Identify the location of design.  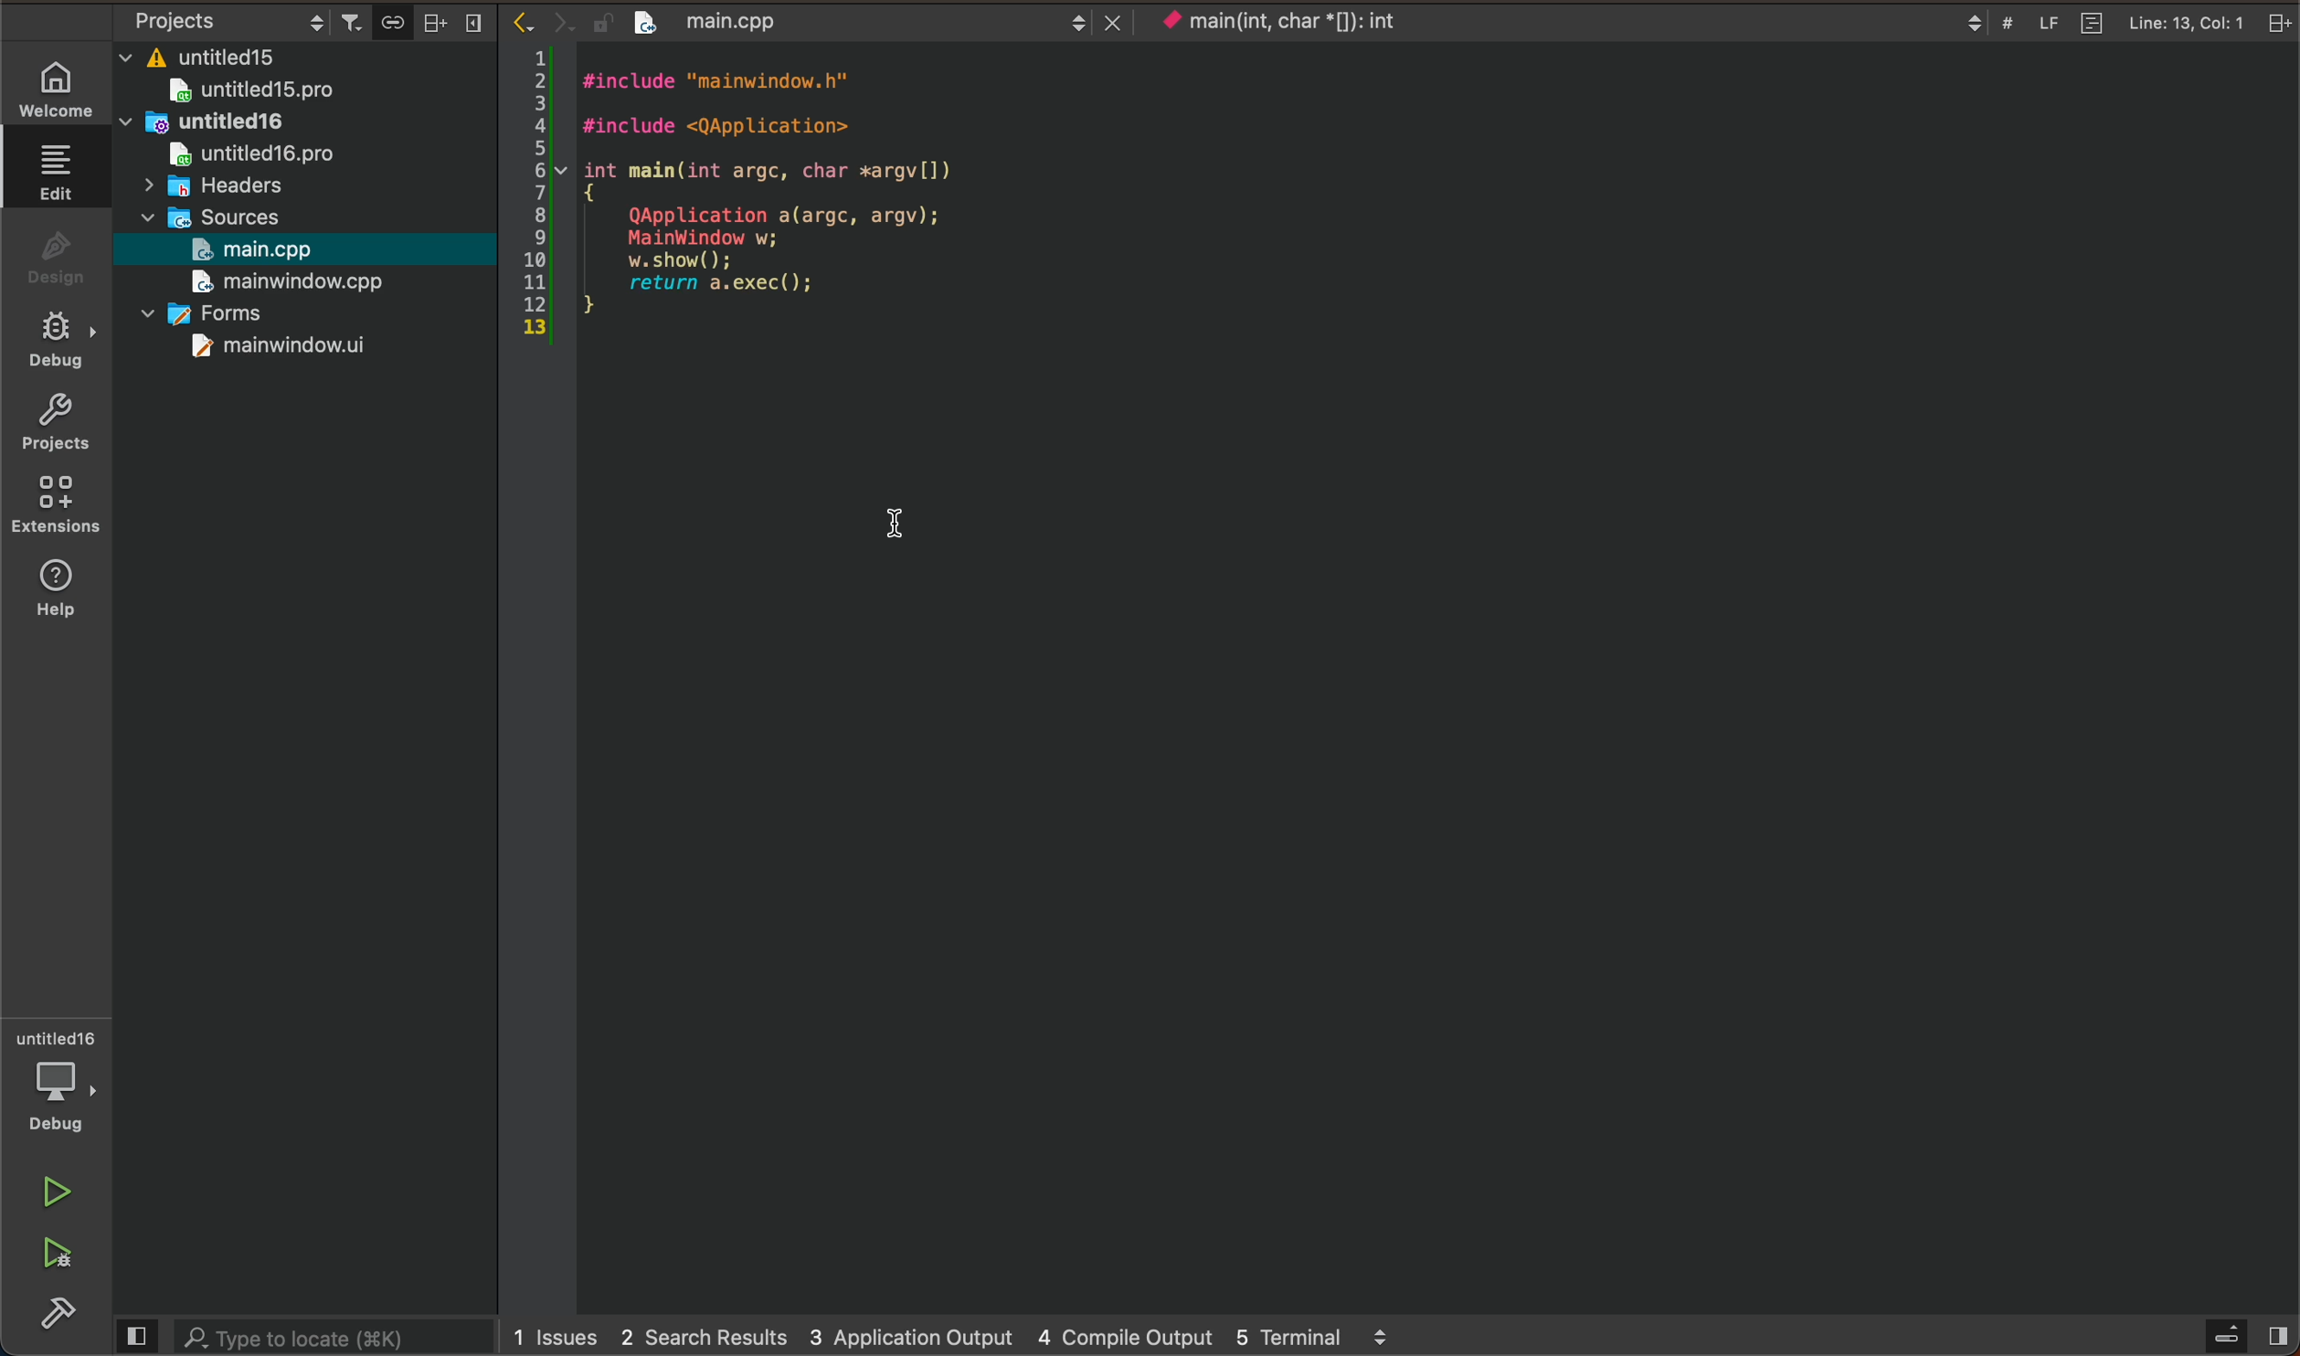
(54, 252).